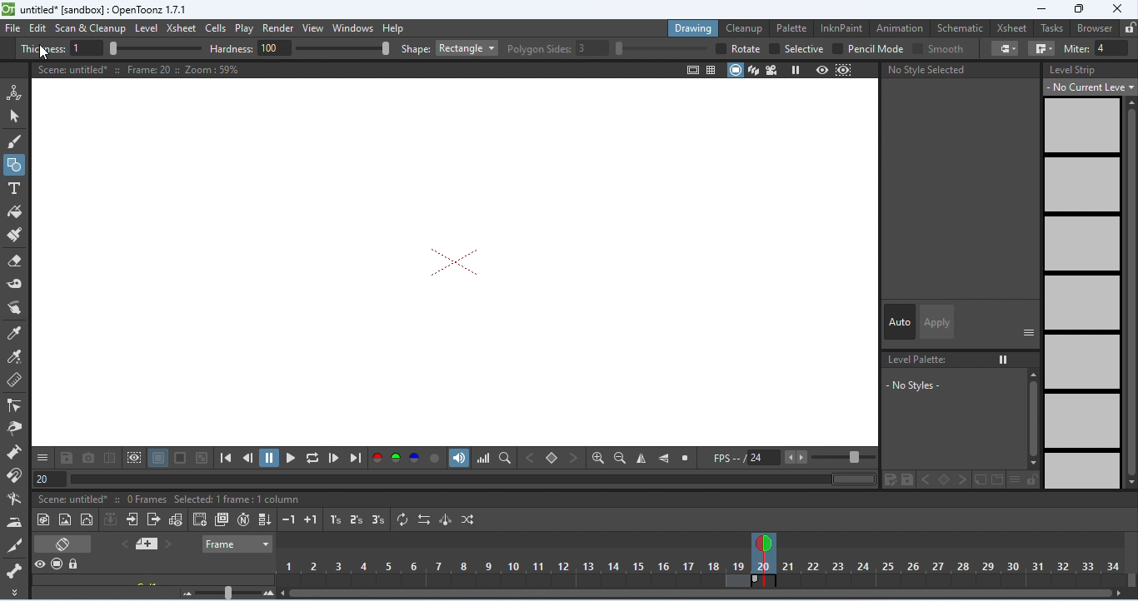  I want to click on color change in new style, so click(979, 480).